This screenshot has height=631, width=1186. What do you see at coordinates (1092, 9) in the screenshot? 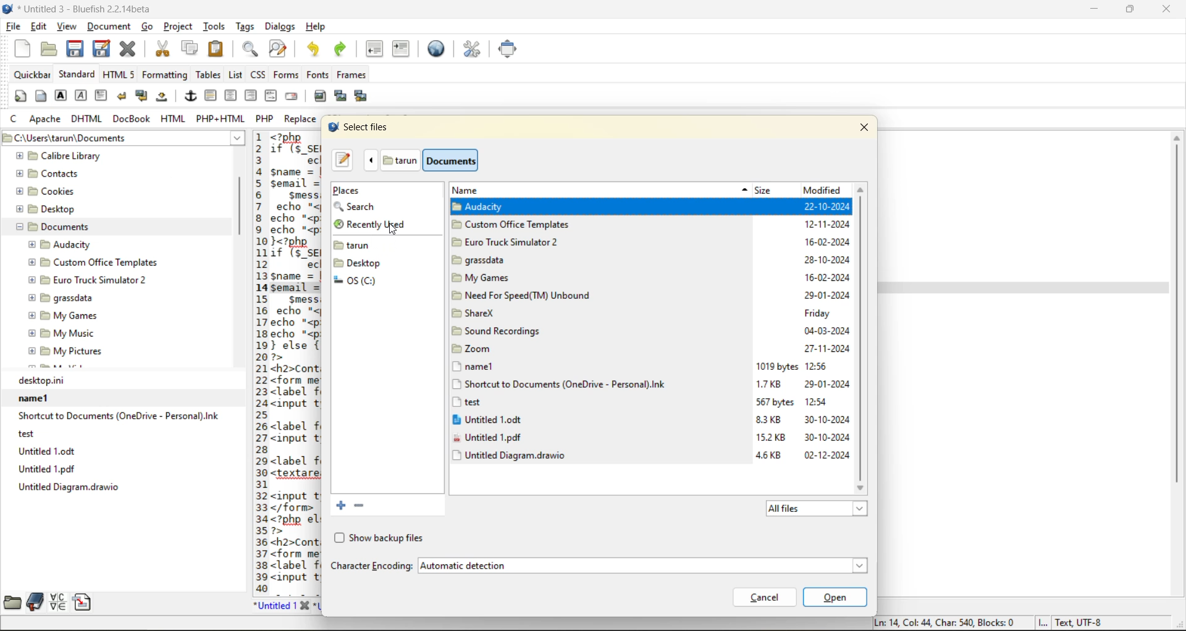
I see `minimize` at bounding box center [1092, 9].